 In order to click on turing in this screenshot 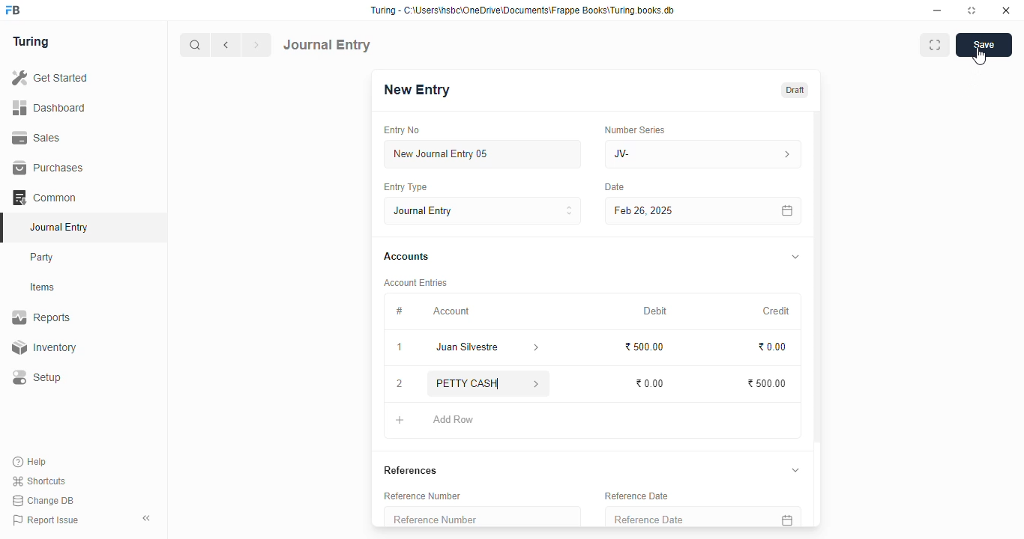, I will do `click(31, 43)`.